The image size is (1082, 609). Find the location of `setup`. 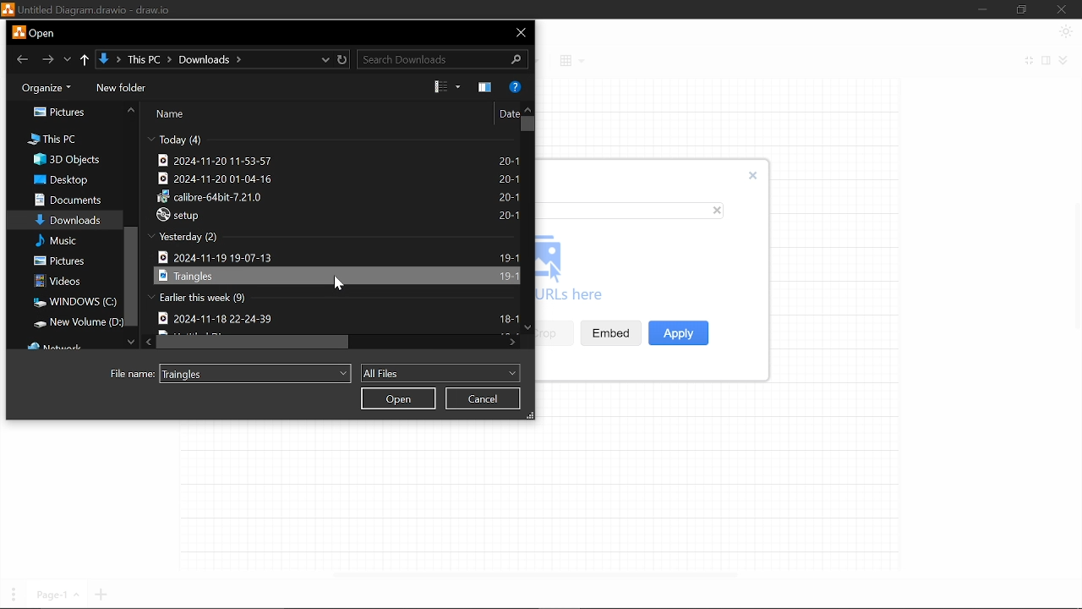

setup is located at coordinates (185, 215).